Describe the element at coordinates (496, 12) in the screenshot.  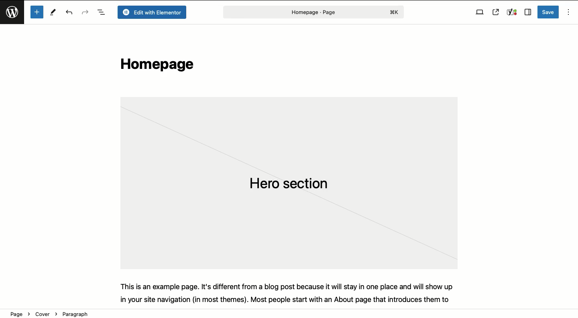
I see `View page` at that location.